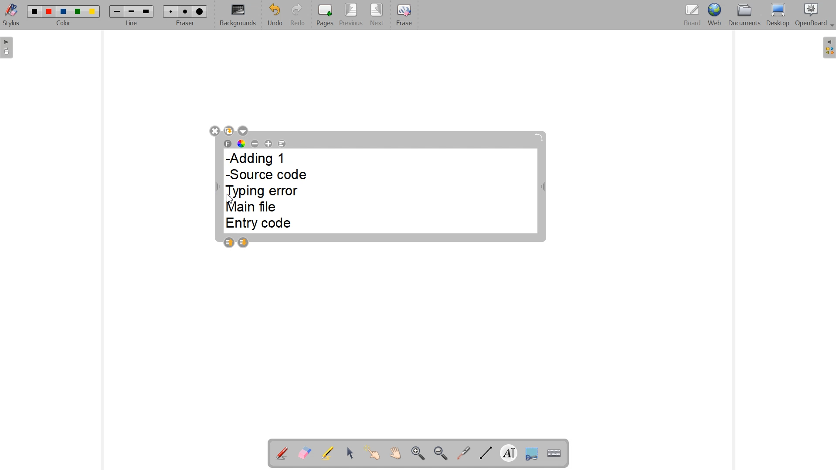  I want to click on Redo, so click(296, 14).